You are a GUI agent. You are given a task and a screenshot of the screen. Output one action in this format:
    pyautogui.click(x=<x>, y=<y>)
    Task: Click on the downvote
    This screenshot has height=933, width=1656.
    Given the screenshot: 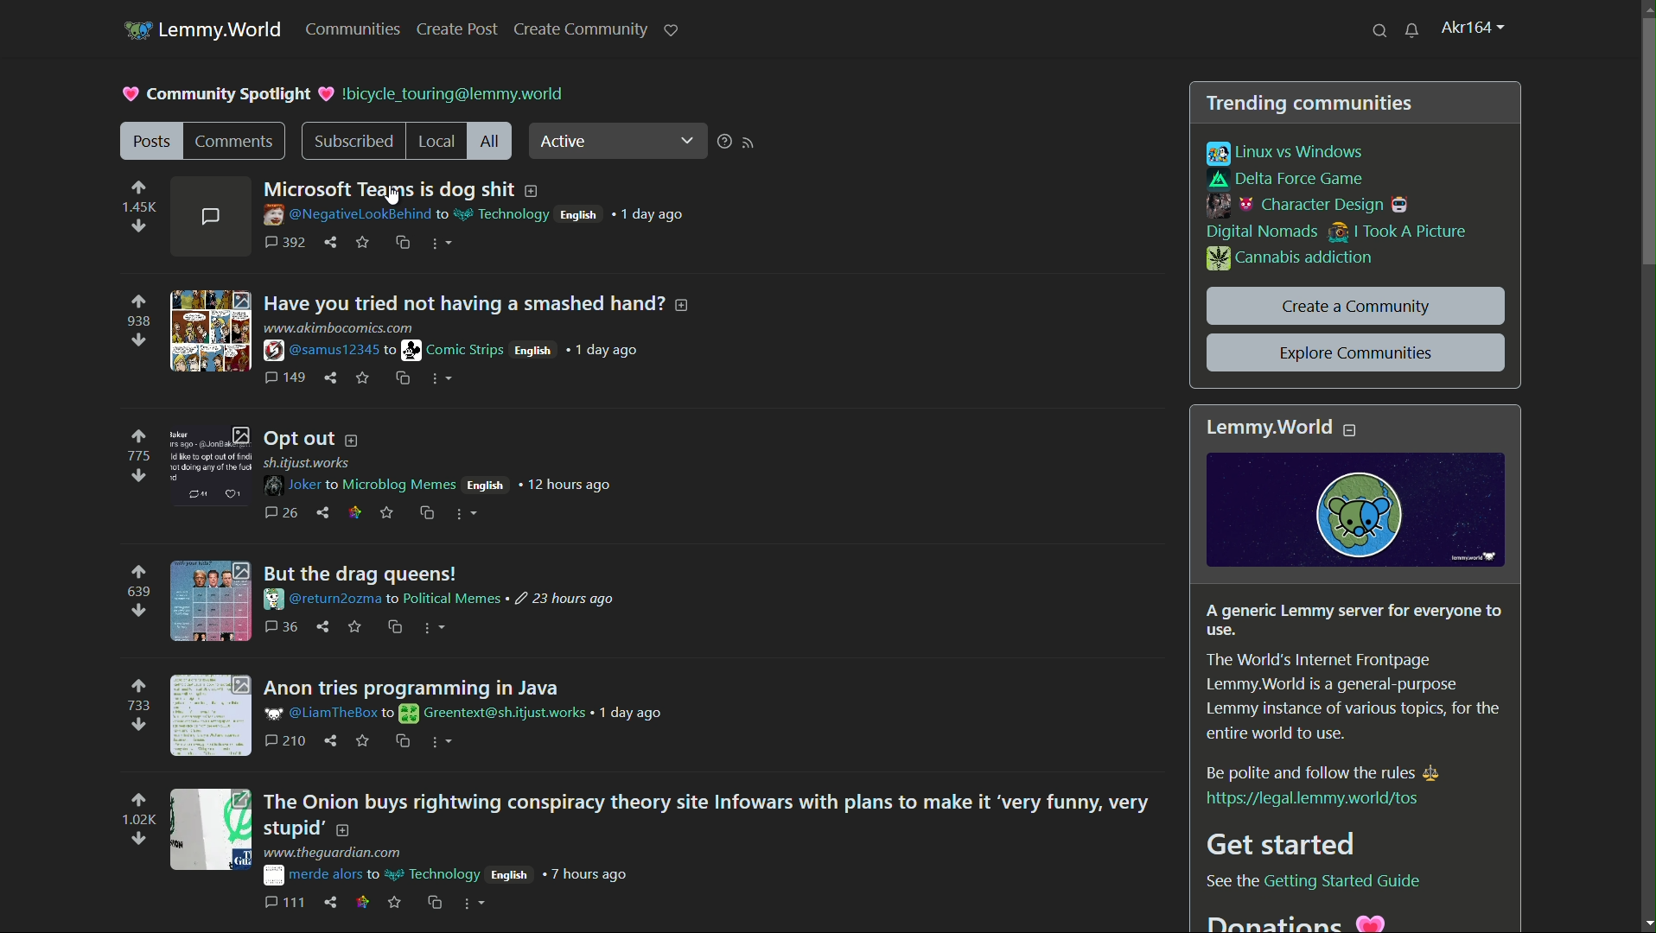 What is the action you would take?
    pyautogui.click(x=137, y=724)
    